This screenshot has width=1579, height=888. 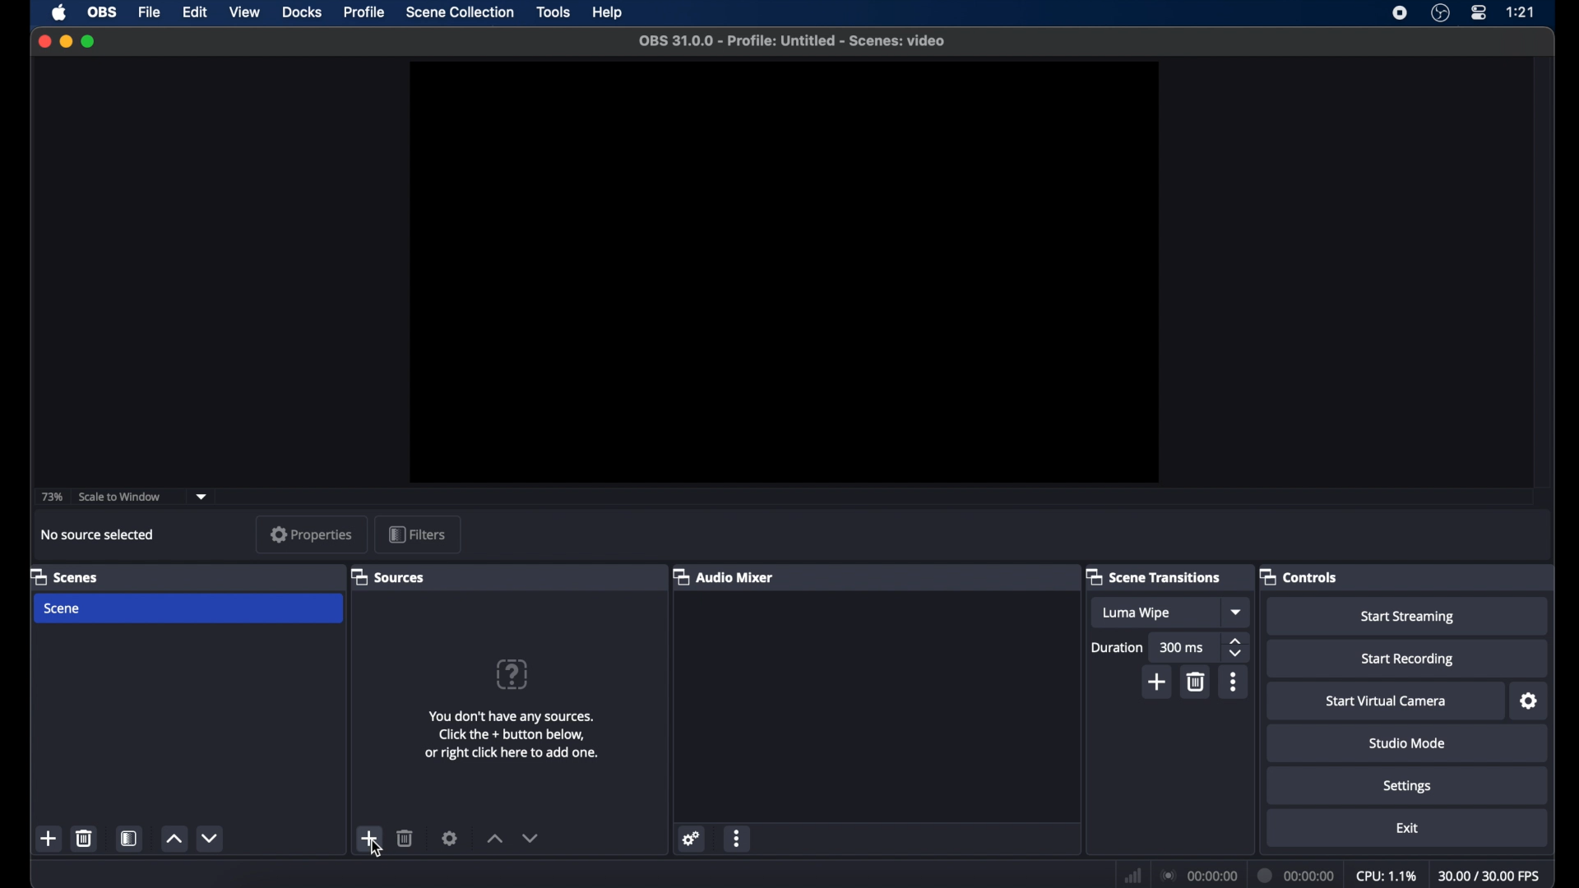 What do you see at coordinates (1183, 647) in the screenshot?
I see `300 ms` at bounding box center [1183, 647].